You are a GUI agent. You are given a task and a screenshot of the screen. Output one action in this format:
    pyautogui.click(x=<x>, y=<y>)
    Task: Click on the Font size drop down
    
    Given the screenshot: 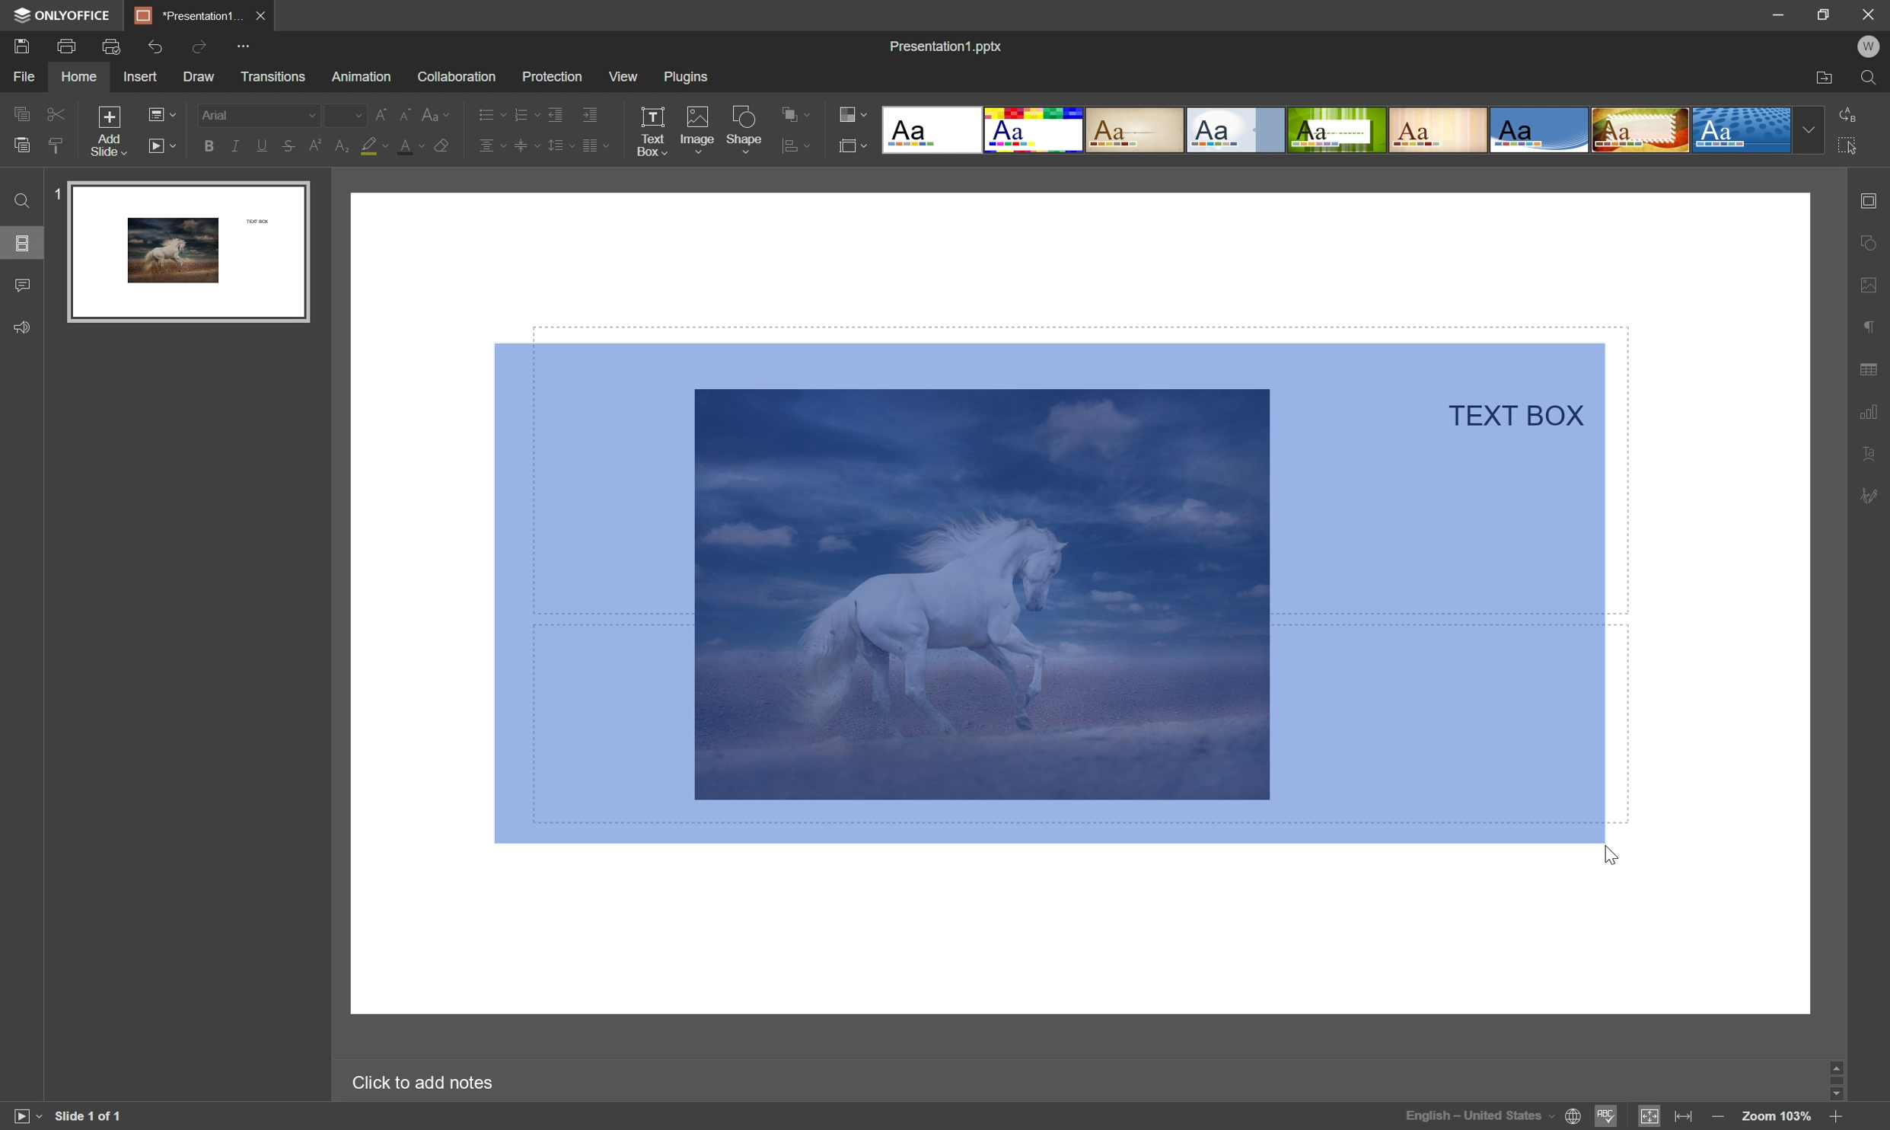 What is the action you would take?
    pyautogui.click(x=344, y=113)
    